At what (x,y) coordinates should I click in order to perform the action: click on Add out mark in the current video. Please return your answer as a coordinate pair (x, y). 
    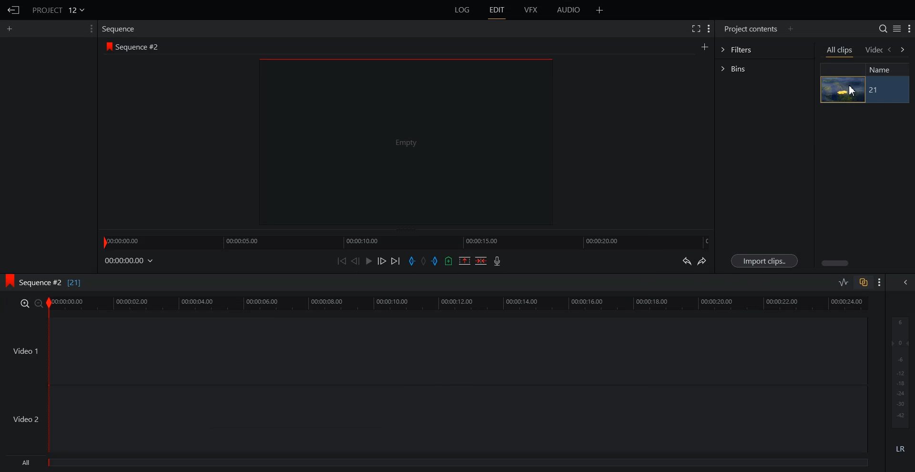
    Looking at the image, I should click on (435, 261).